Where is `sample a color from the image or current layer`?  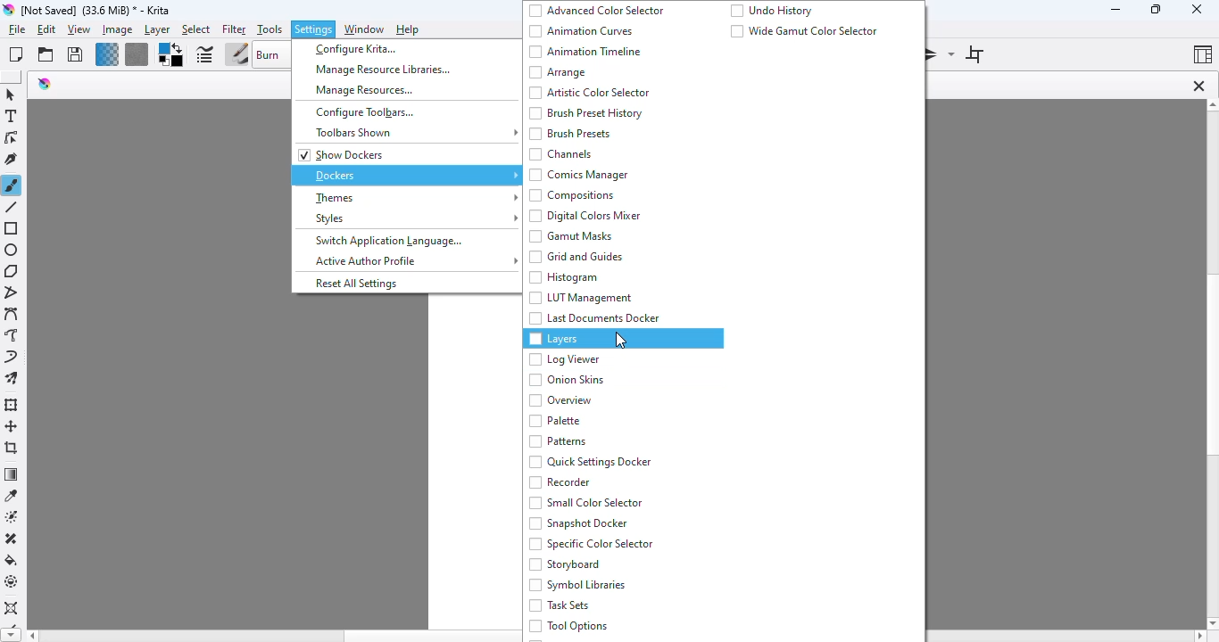 sample a color from the image or current layer is located at coordinates (12, 495).